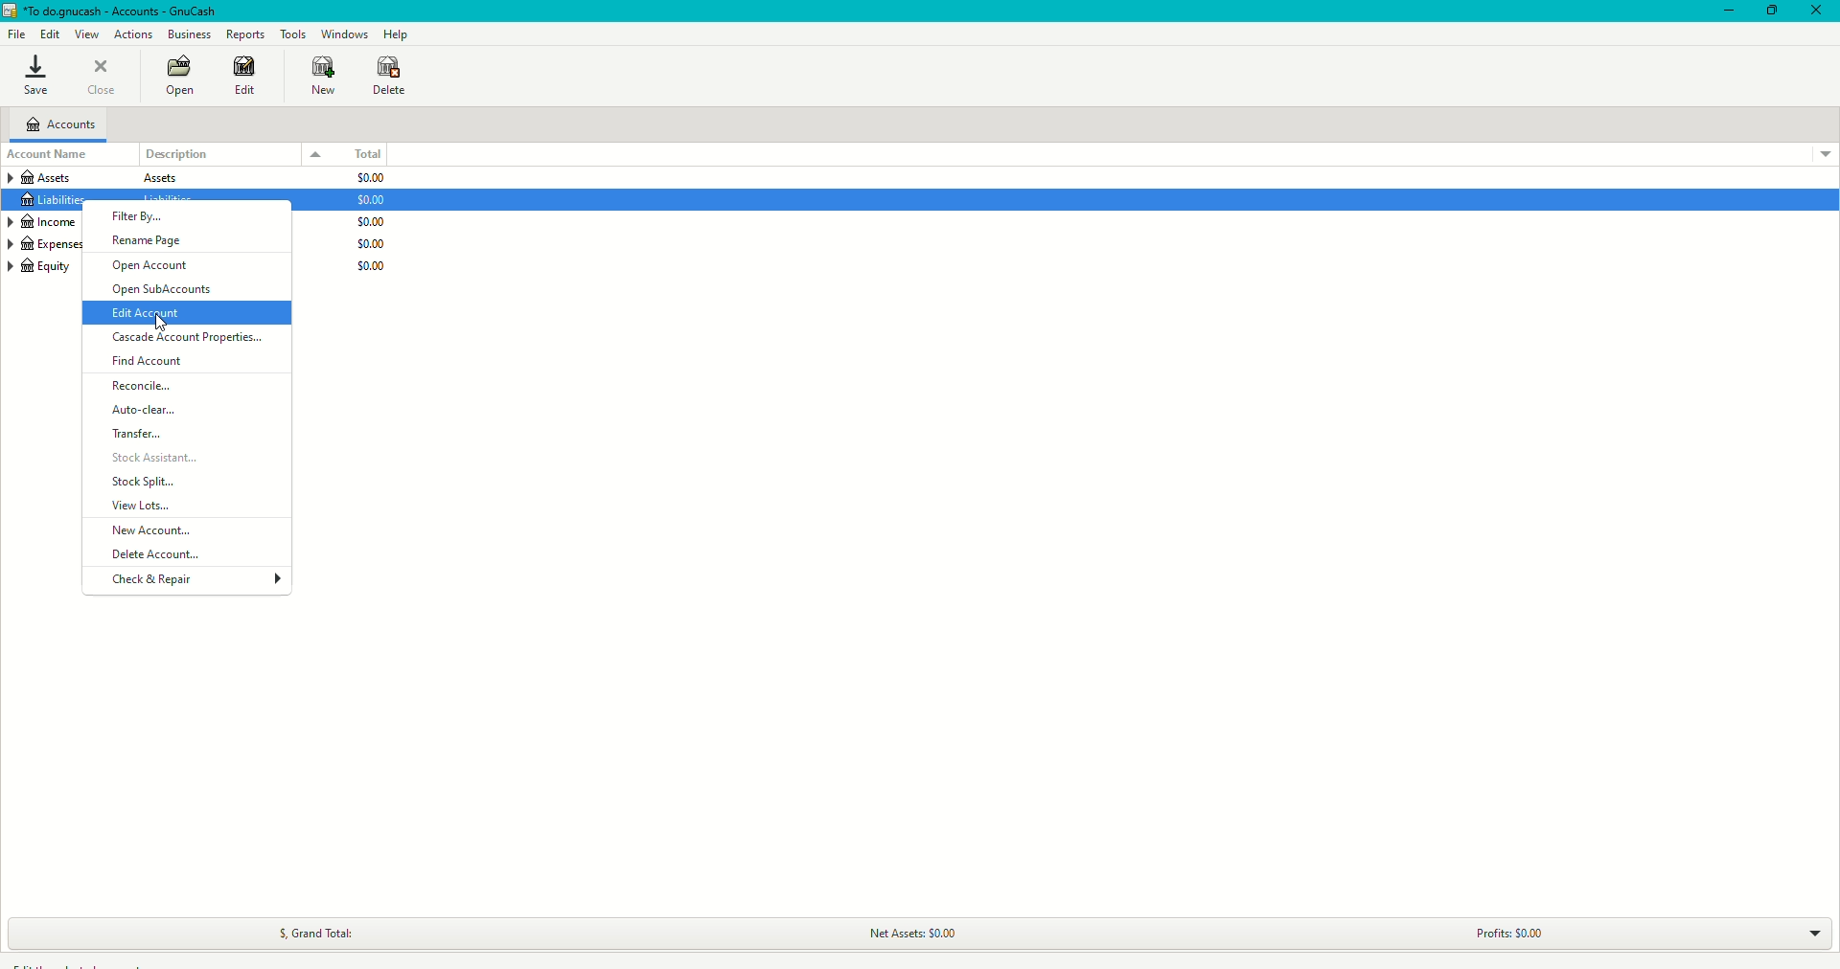 Image resolution: width=1840 pixels, height=969 pixels. What do you see at coordinates (164, 532) in the screenshot?
I see `New Account` at bounding box center [164, 532].